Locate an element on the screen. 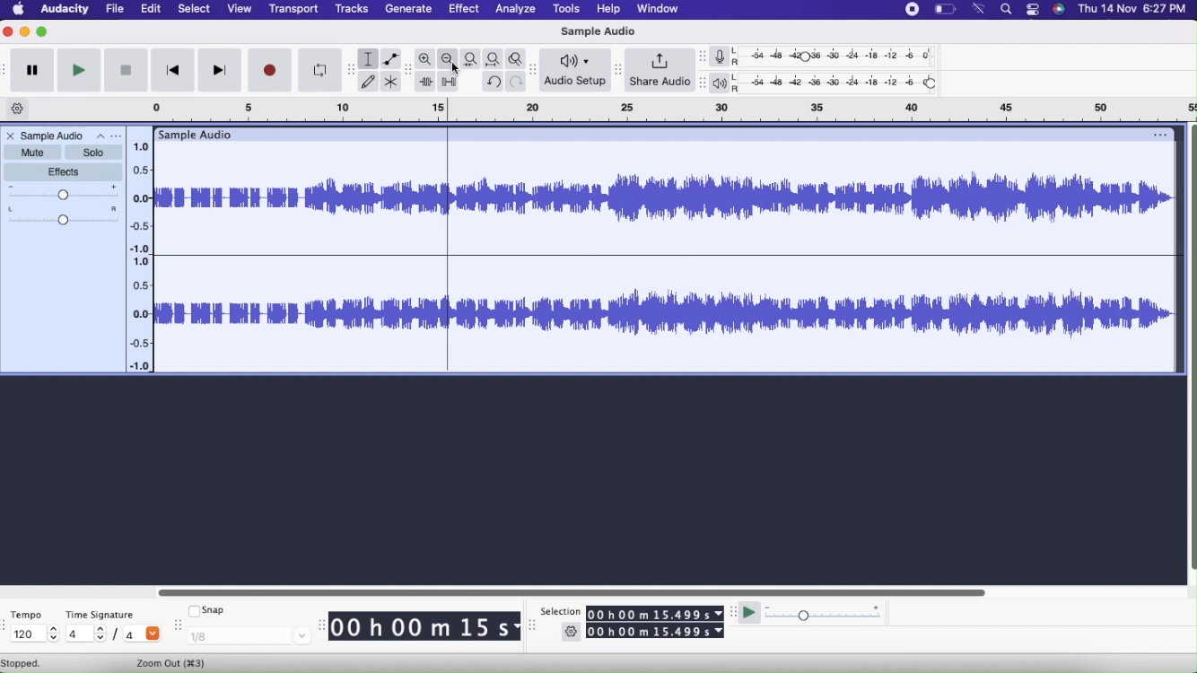 The image size is (1197, 673). 00 h 00 m 15.499 s is located at coordinates (656, 632).